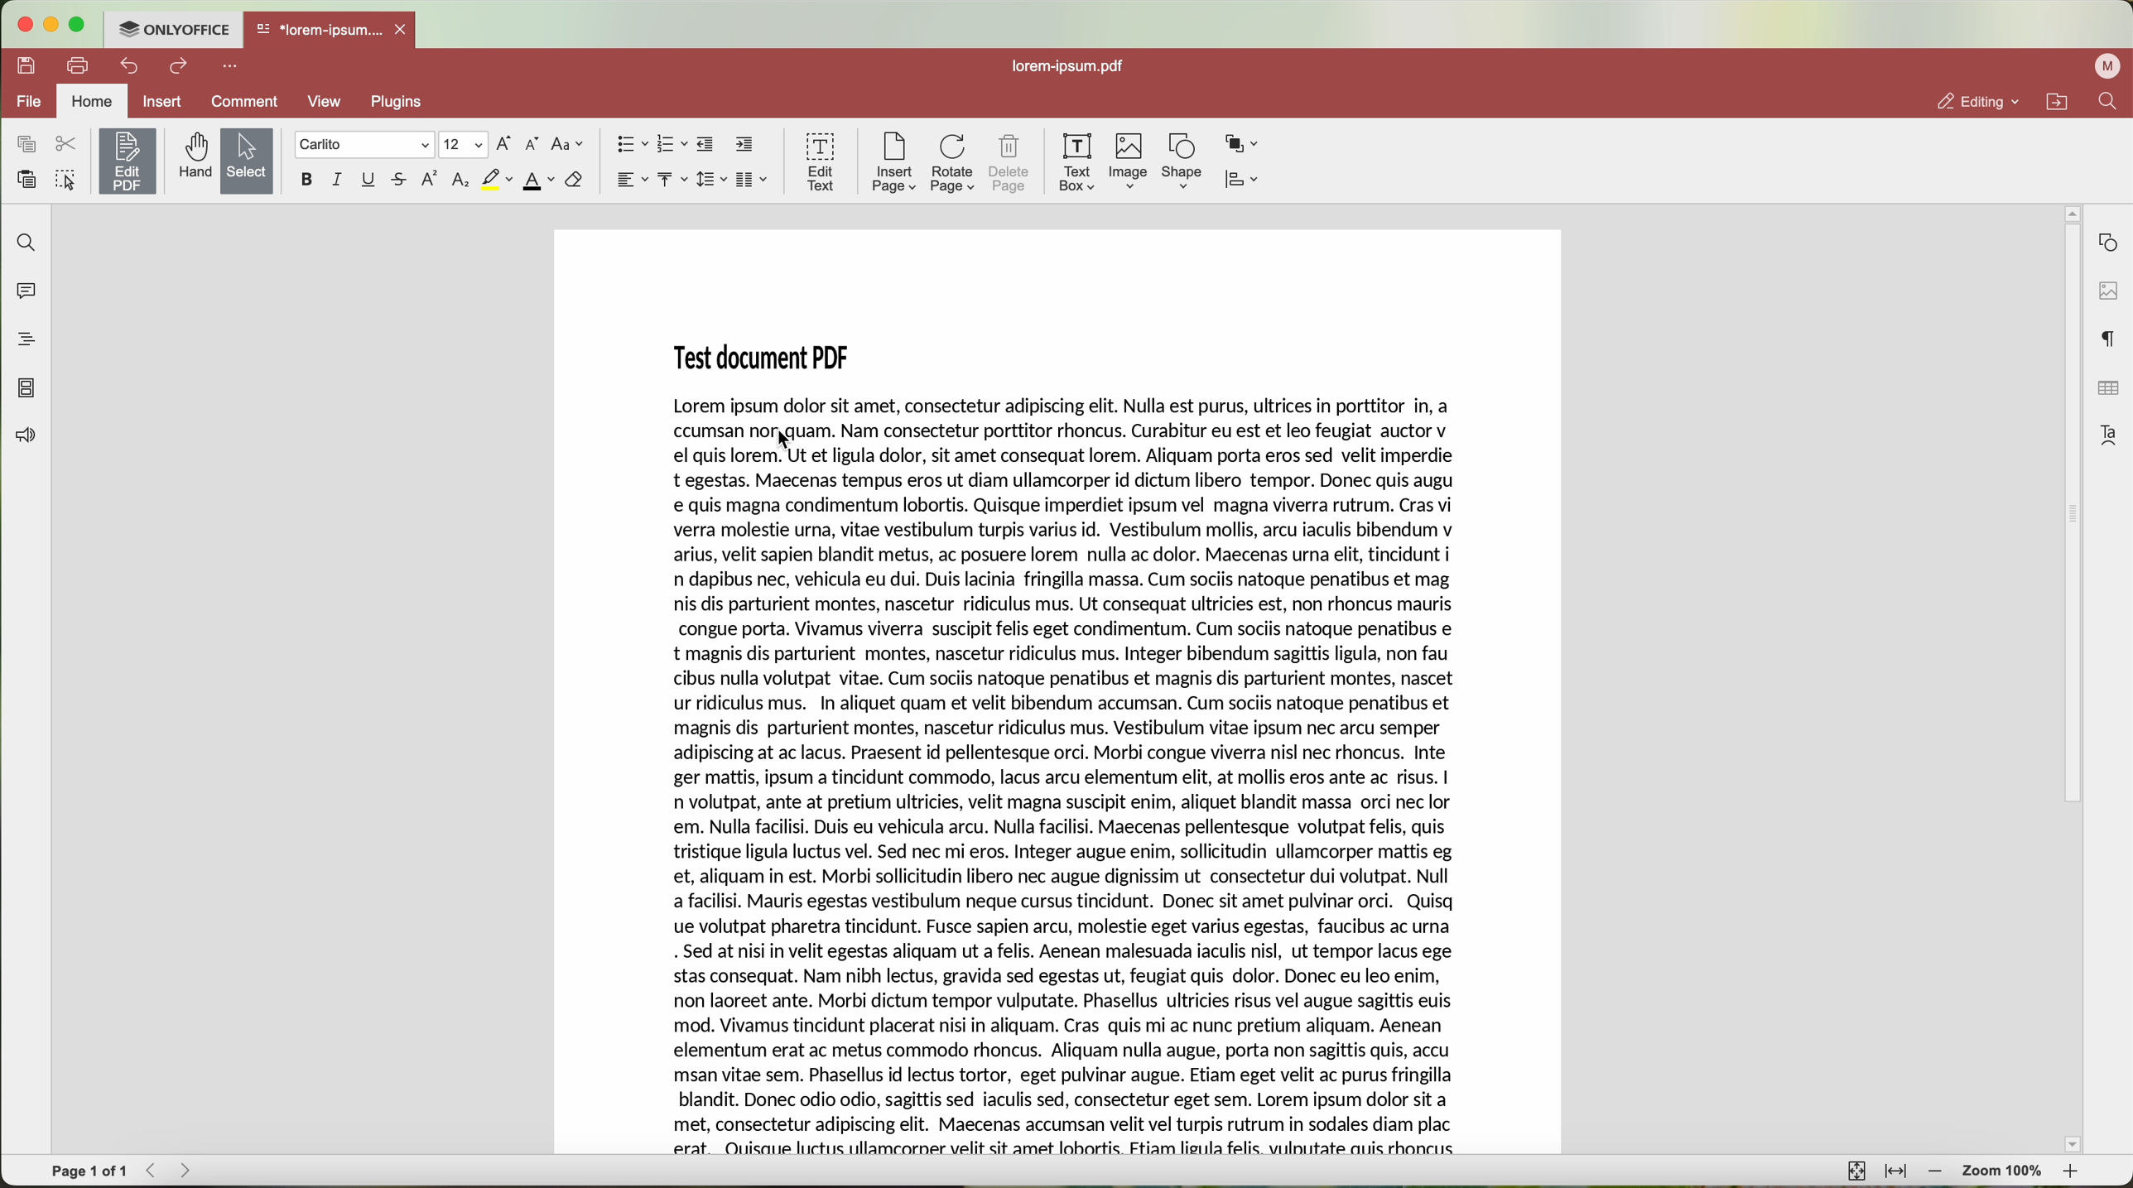 This screenshot has width=2133, height=1188. Describe the element at coordinates (1972, 99) in the screenshot. I see `editing` at that location.